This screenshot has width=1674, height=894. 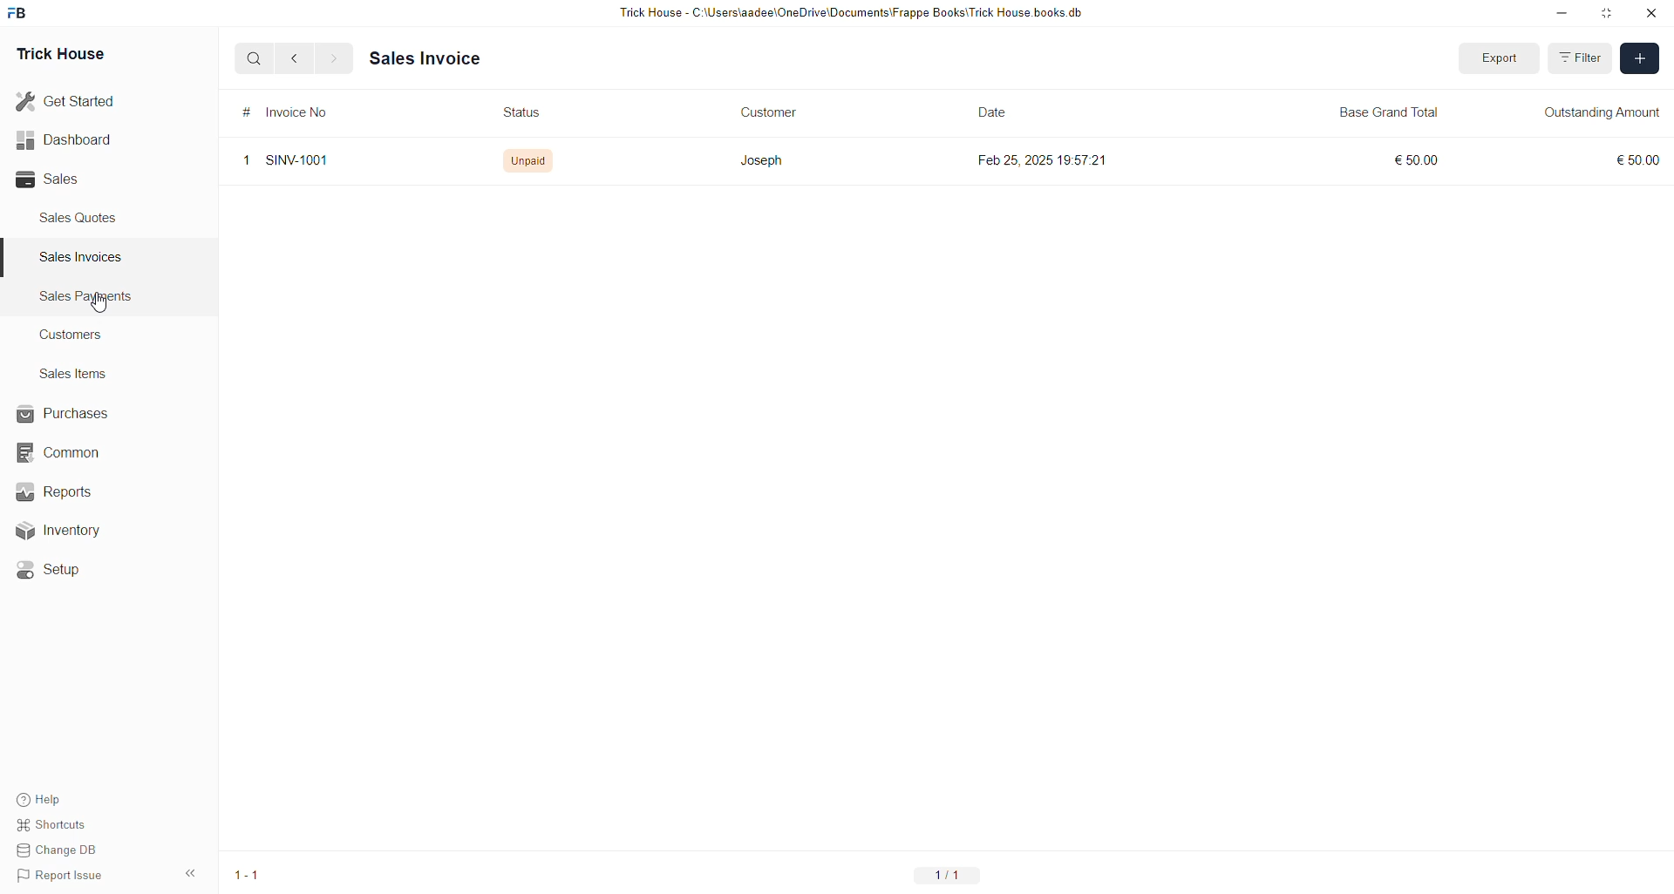 What do you see at coordinates (302, 162) in the screenshot?
I see `SINV-1001` at bounding box center [302, 162].